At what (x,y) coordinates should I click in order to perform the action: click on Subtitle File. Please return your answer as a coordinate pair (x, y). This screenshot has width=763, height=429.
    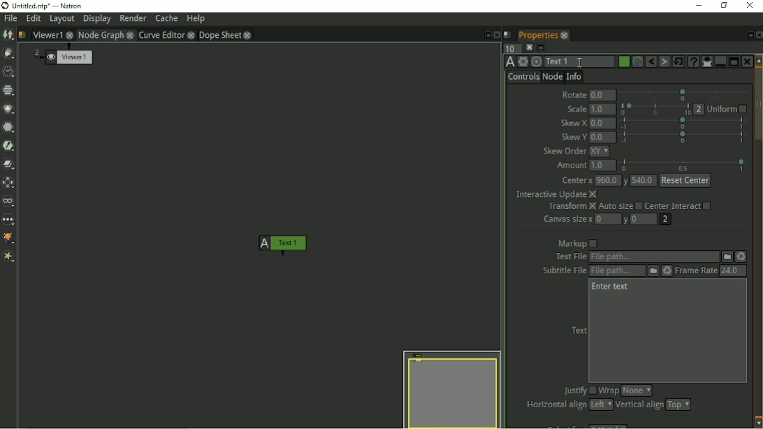
    Looking at the image, I should click on (616, 271).